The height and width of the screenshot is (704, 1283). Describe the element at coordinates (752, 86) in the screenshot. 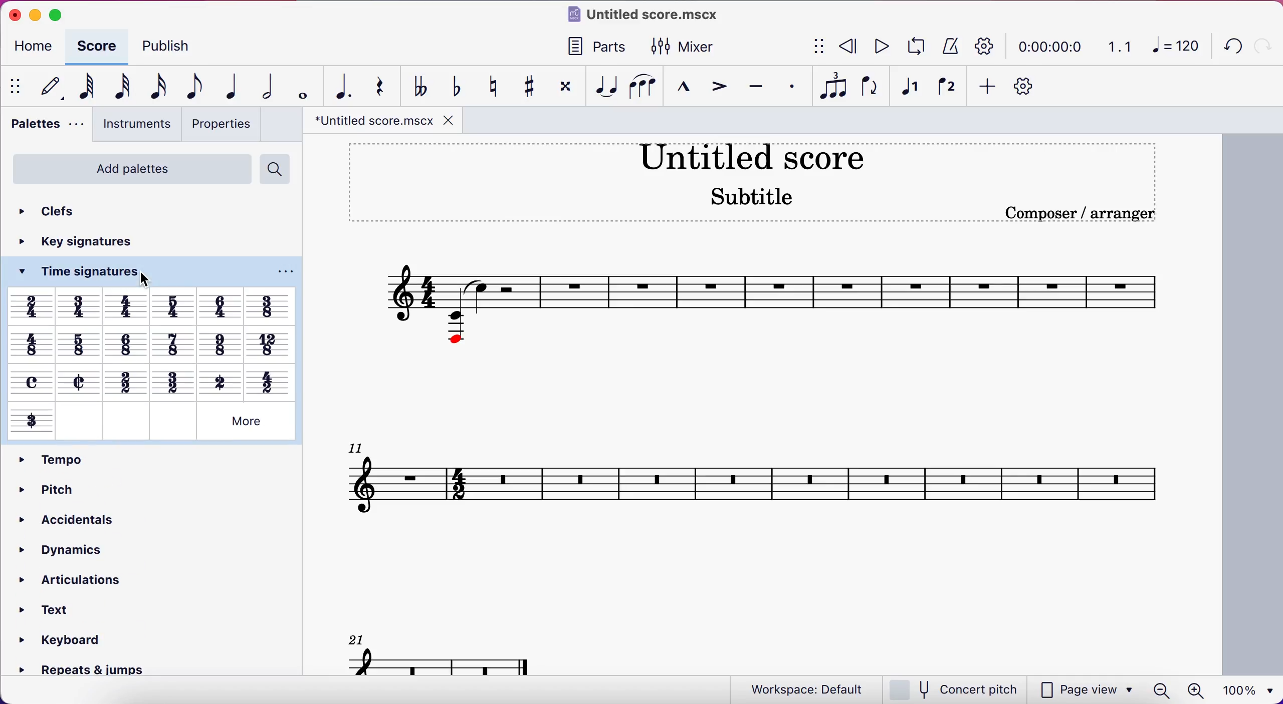

I see `tenuto` at that location.